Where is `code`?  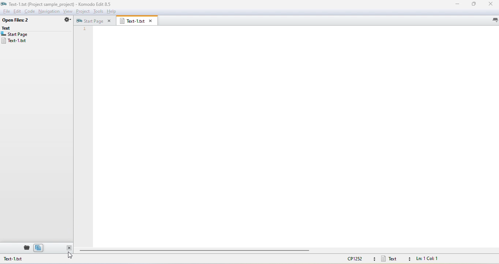
code is located at coordinates (30, 11).